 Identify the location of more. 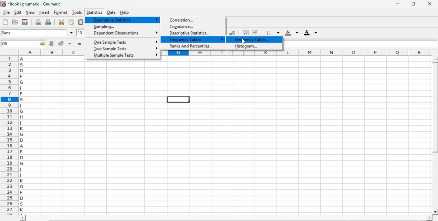
(157, 48).